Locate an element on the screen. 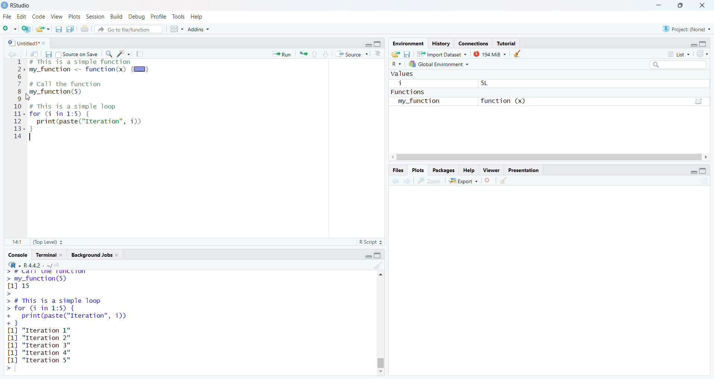 The height and width of the screenshot is (379, 714). workspace panes is located at coordinates (176, 28).